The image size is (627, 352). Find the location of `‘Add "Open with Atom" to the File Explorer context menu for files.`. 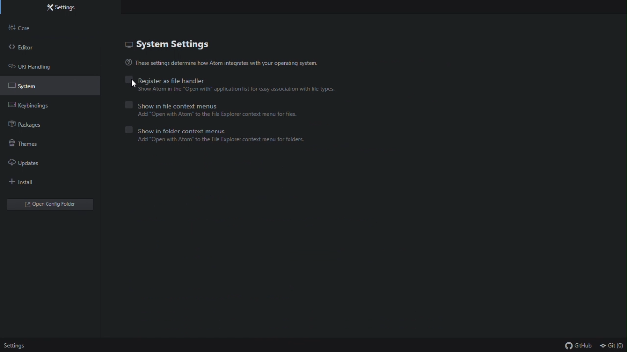

‘Add "Open with Atom" to the File Explorer context menu for files. is located at coordinates (224, 115).